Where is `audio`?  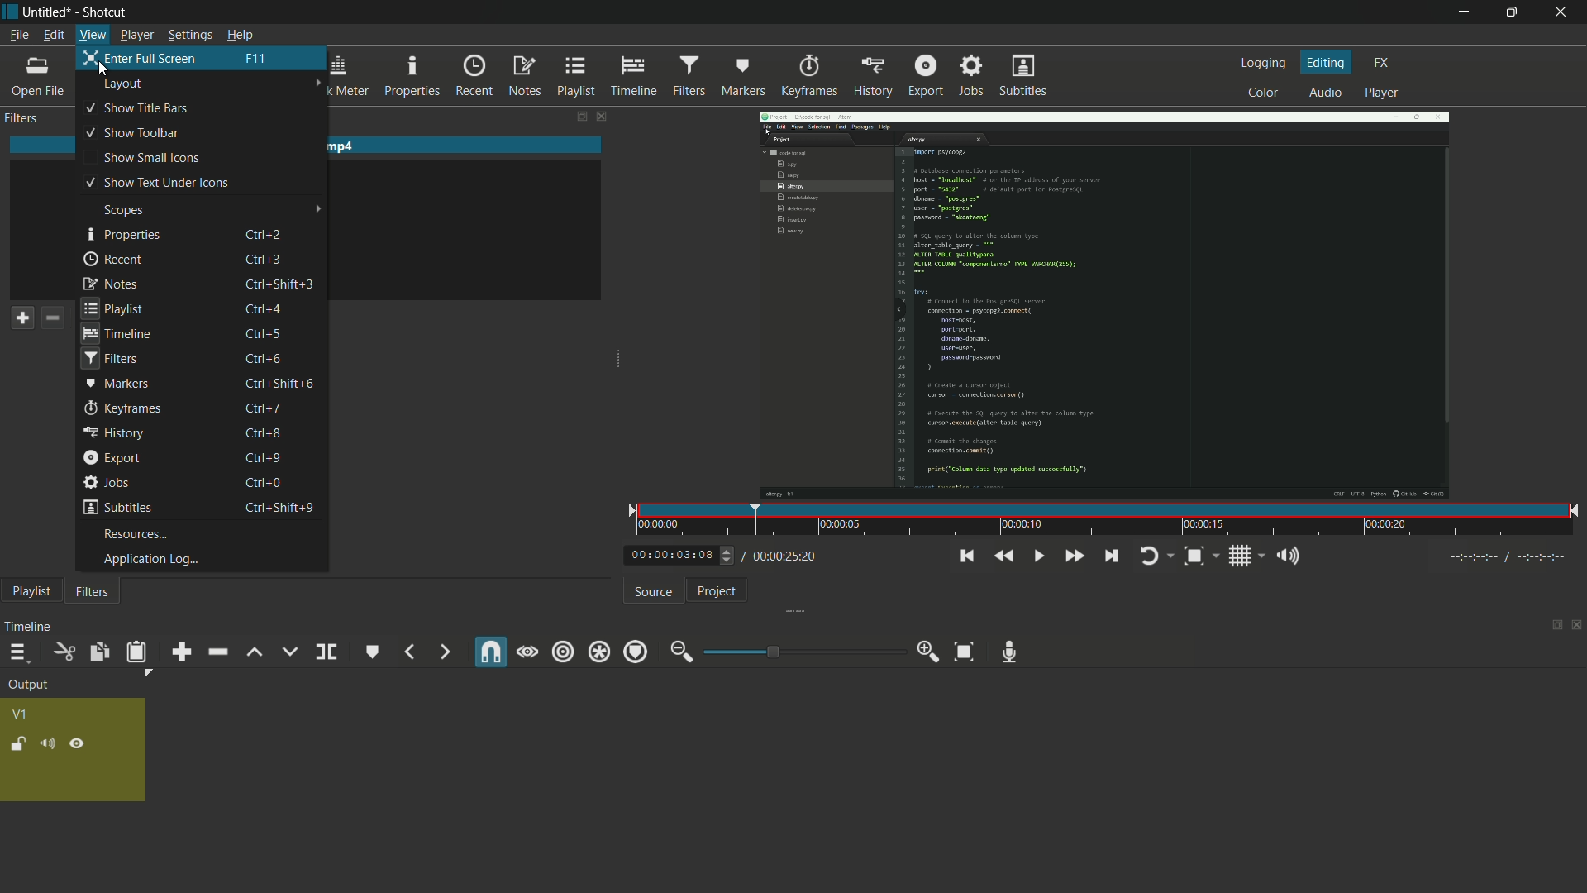 audio is located at coordinates (1325, 93).